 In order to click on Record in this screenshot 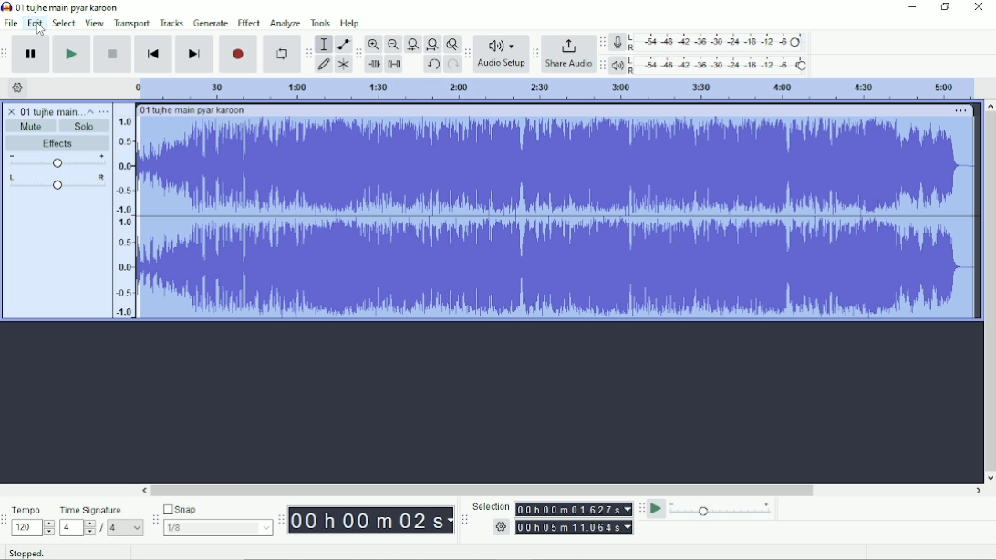, I will do `click(238, 54)`.